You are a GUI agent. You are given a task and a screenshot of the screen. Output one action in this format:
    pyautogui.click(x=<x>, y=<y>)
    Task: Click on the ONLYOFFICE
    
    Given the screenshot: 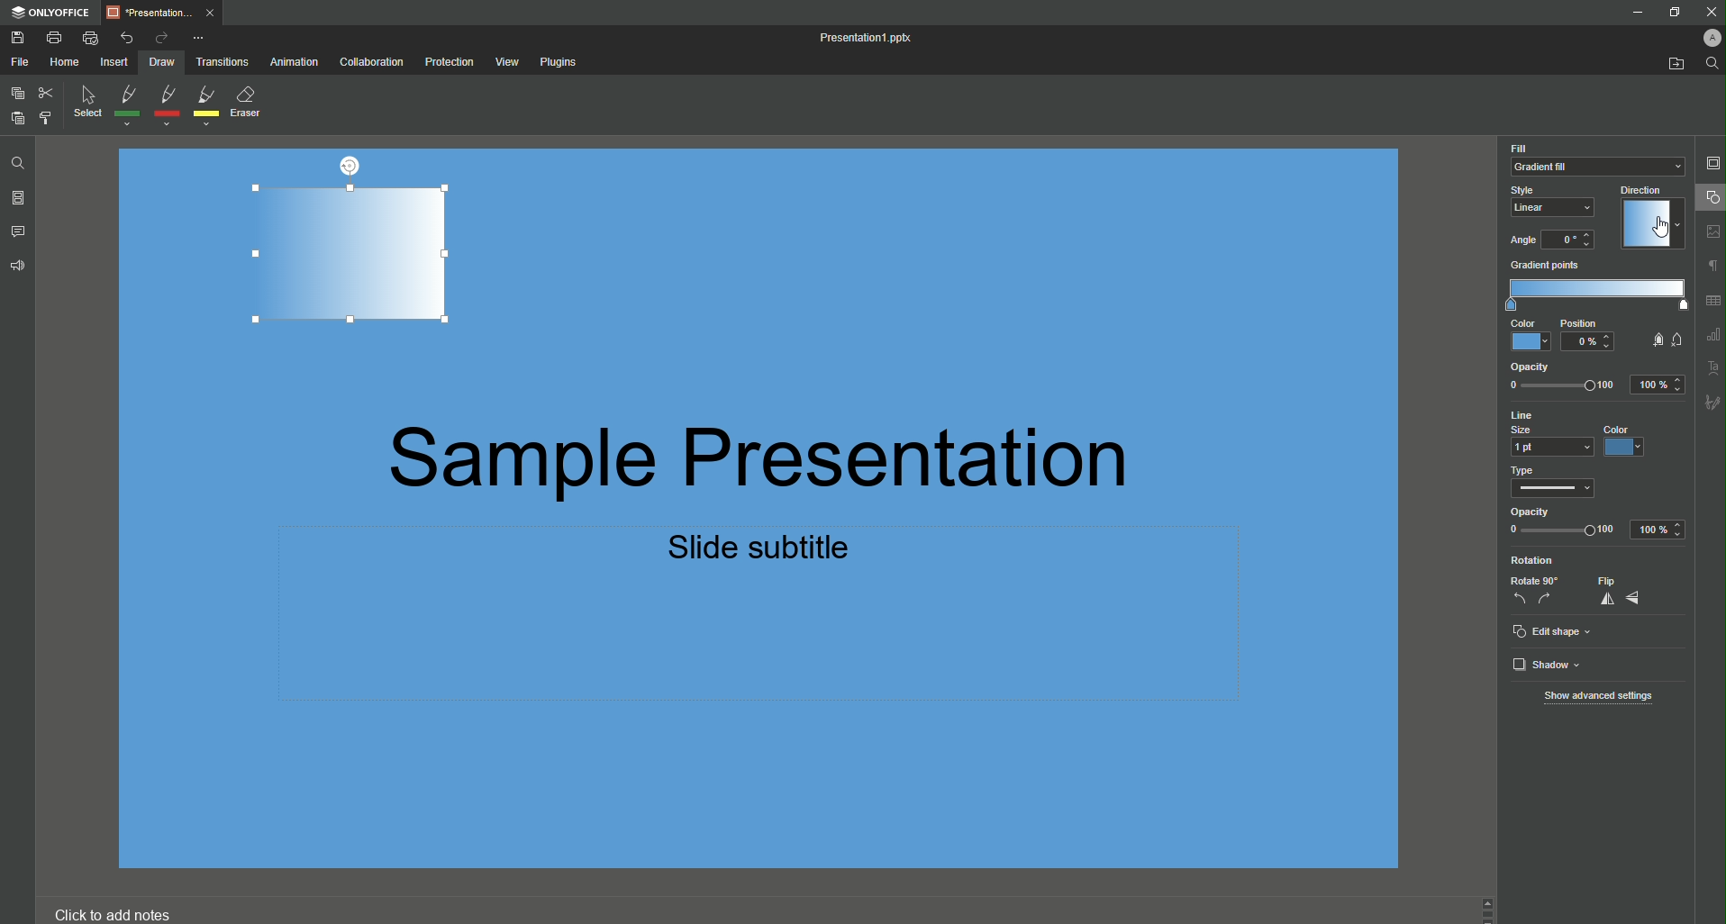 What is the action you would take?
    pyautogui.click(x=54, y=12)
    